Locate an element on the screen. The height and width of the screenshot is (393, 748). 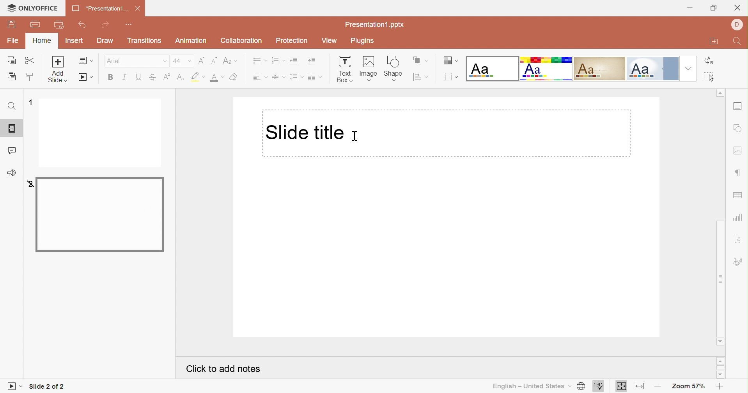
Scroll bar is located at coordinates (720, 278).